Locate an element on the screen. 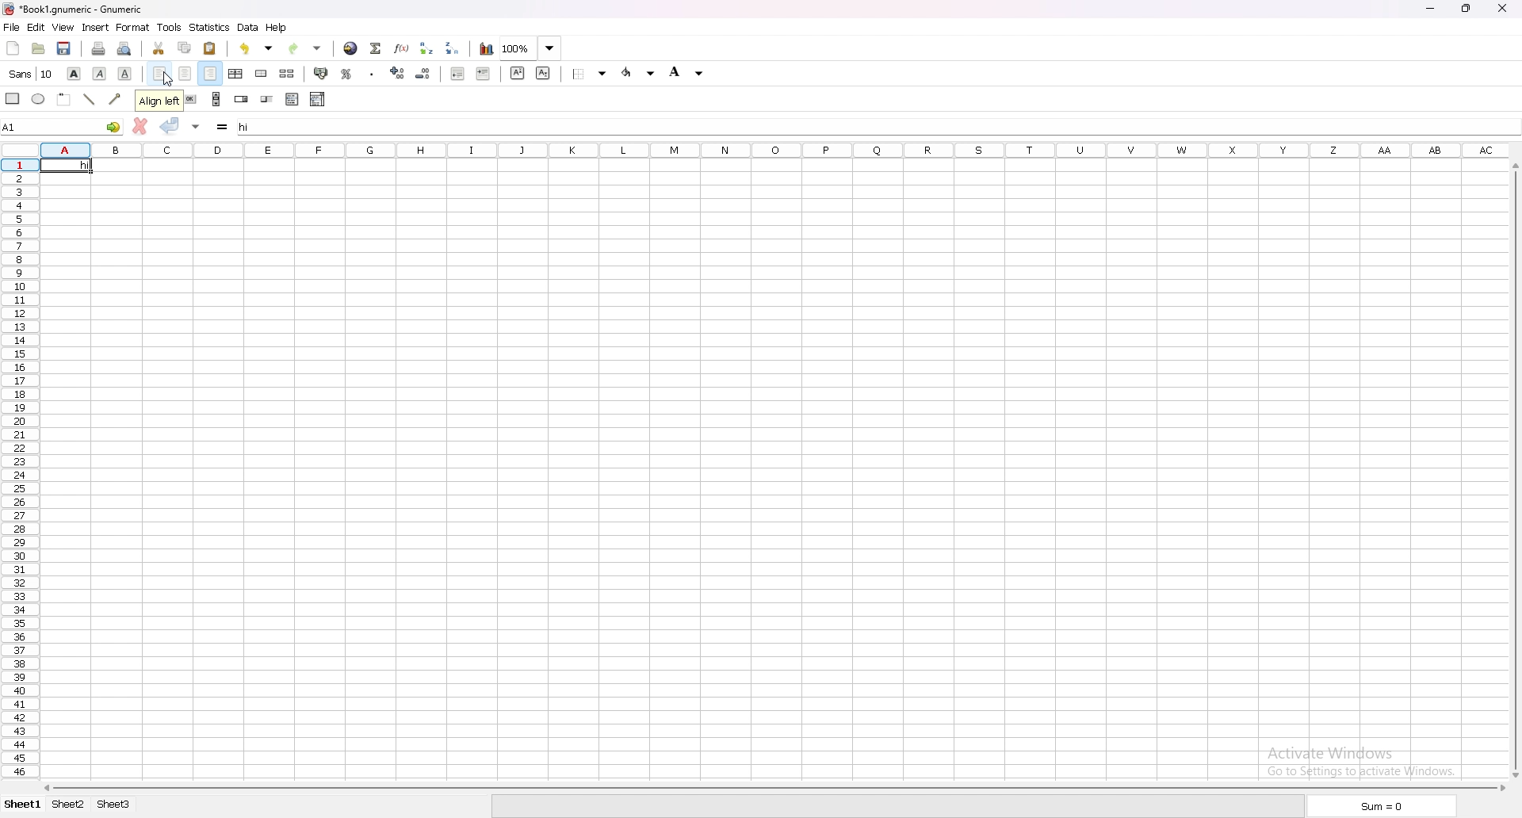 This screenshot has width=1522, height=818. sort ascending is located at coordinates (426, 48).